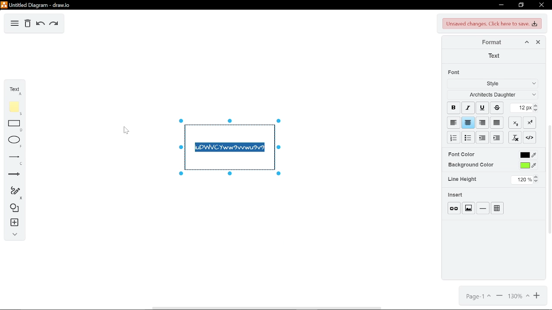  I want to click on page1, so click(477, 297).